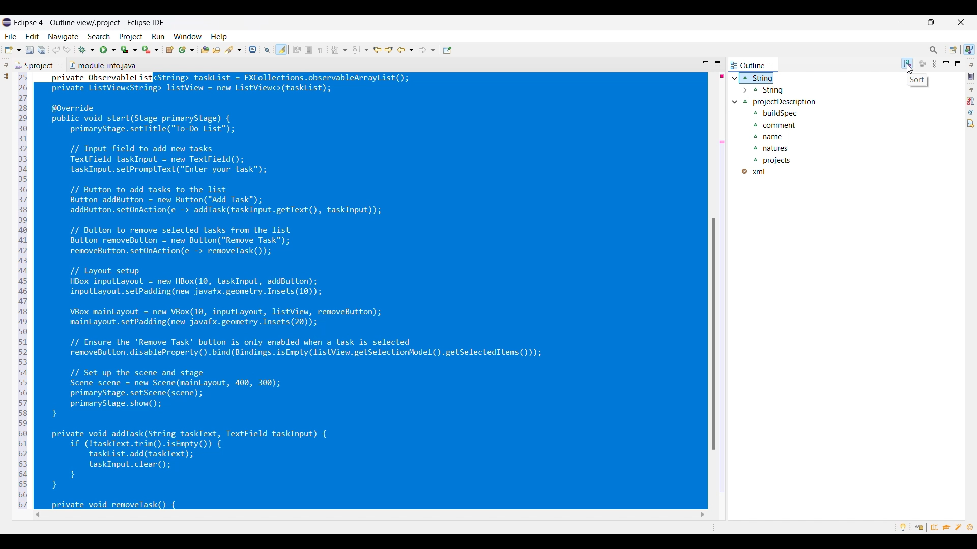 This screenshot has width=977, height=549. Describe the element at coordinates (132, 37) in the screenshot. I see `Project menu` at that location.